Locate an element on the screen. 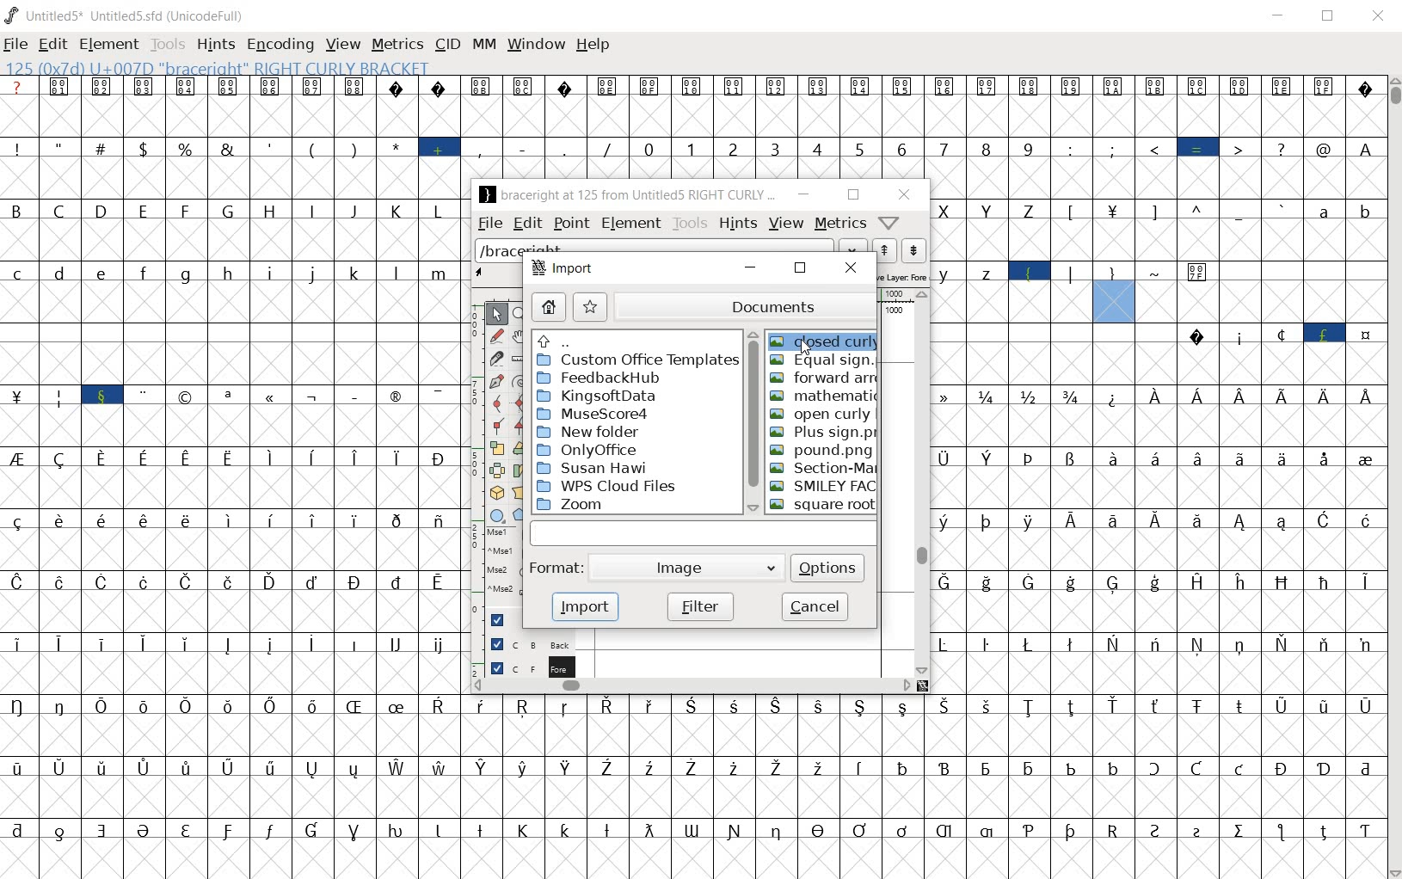 The image size is (1402, 879). glyph characters is located at coordinates (1158, 508).